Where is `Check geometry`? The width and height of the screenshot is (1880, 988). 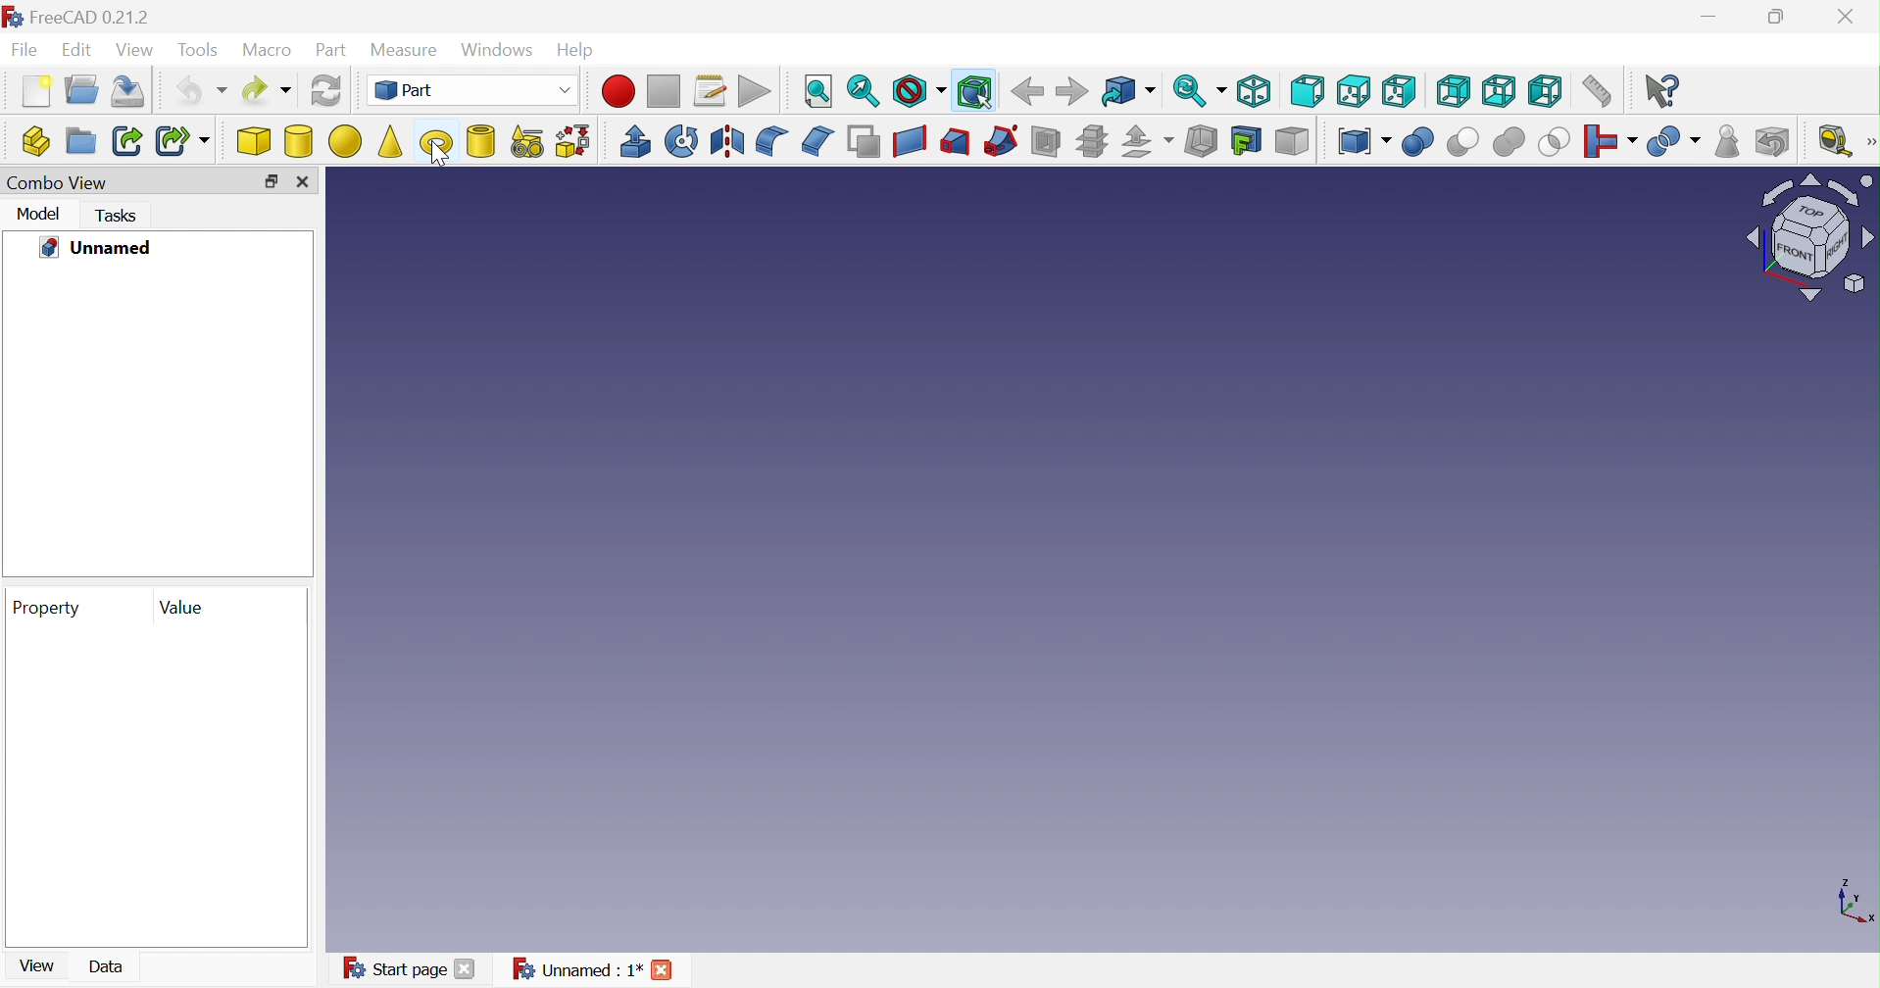
Check geometry is located at coordinates (1727, 140).